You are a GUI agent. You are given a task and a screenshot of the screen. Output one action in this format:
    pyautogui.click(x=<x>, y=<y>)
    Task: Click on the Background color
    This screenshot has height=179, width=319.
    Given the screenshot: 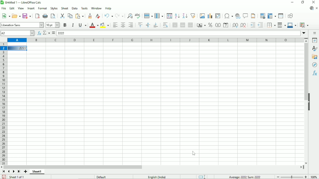 What is the action you would take?
    pyautogui.click(x=104, y=25)
    